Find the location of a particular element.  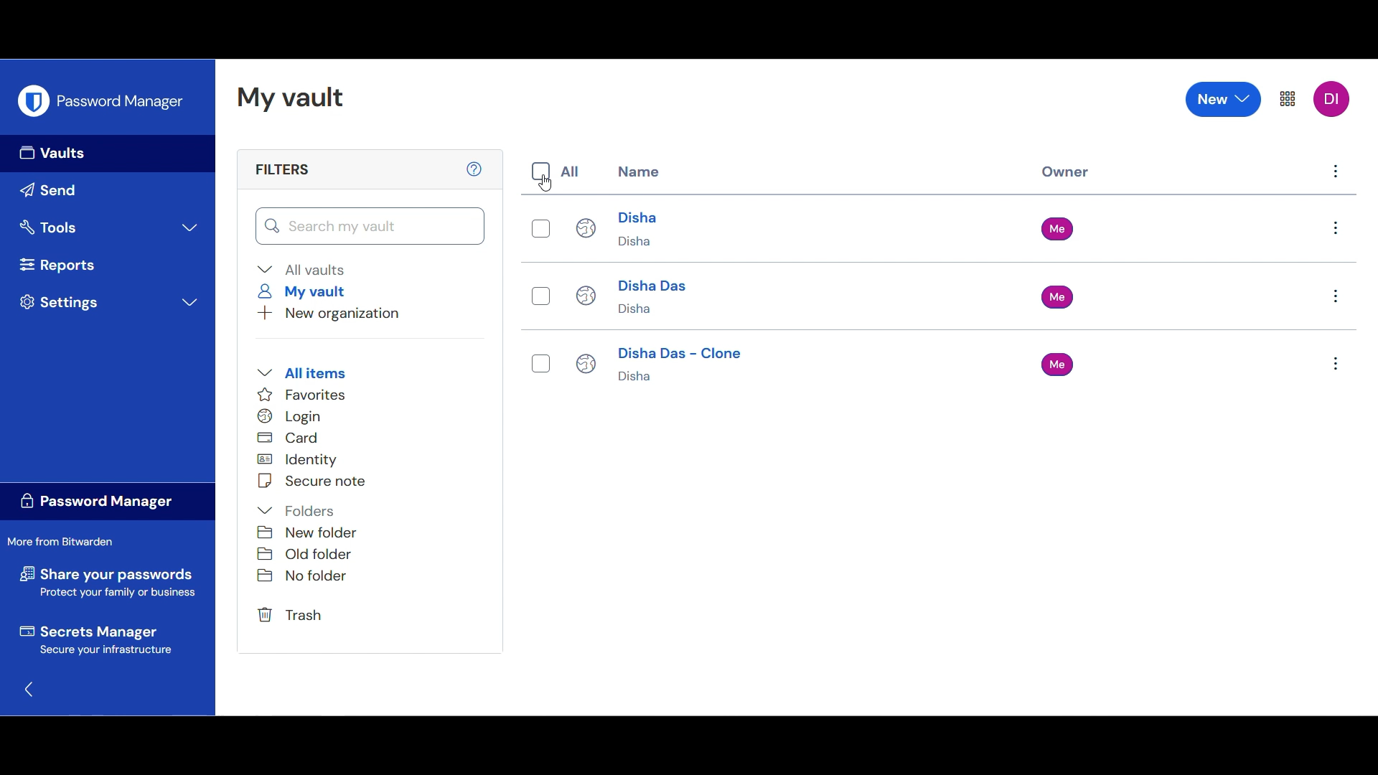

Search my vault is located at coordinates (371, 226).